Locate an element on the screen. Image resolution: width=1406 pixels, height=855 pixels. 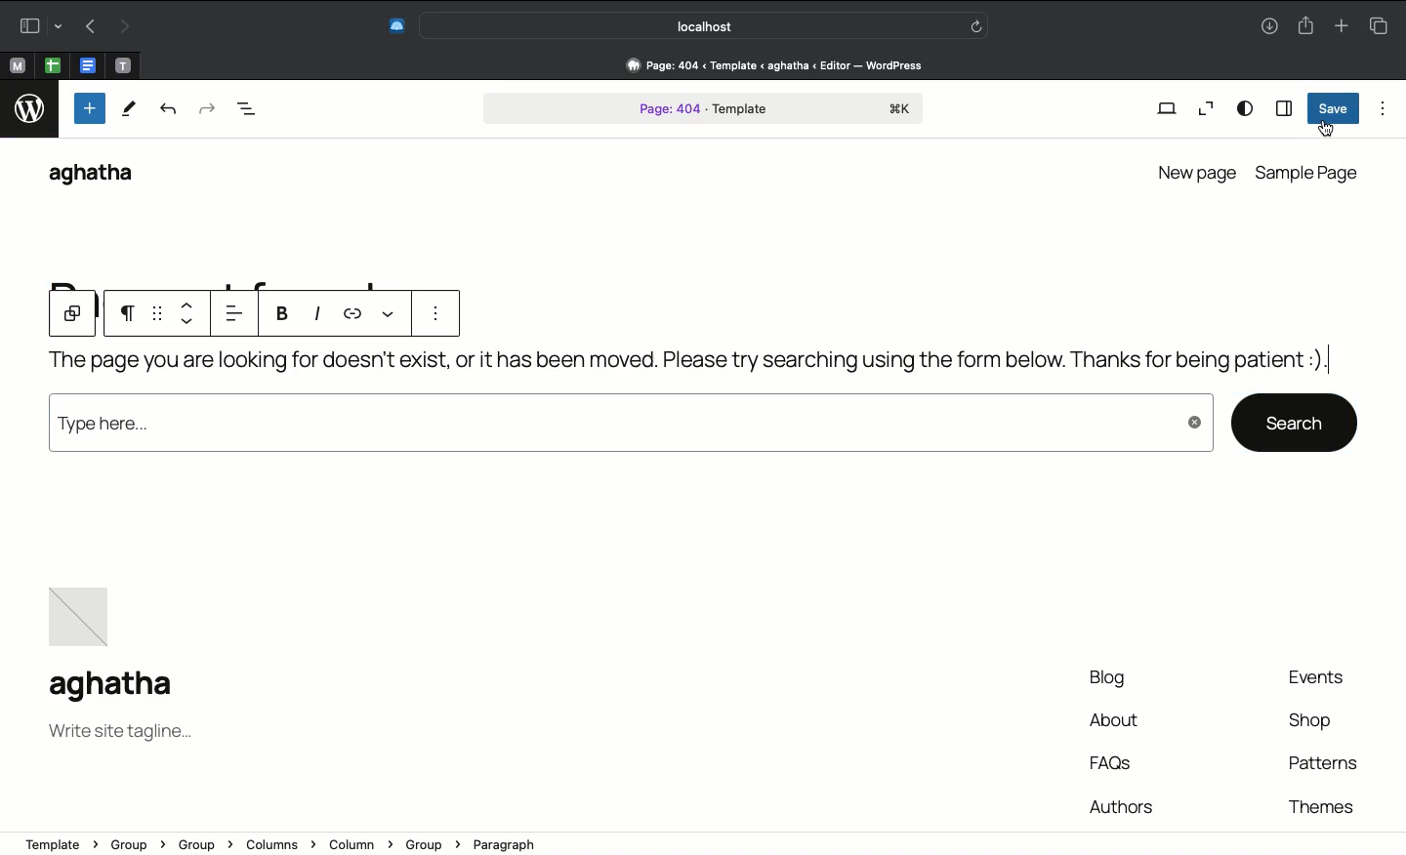
Undo is located at coordinates (170, 112).